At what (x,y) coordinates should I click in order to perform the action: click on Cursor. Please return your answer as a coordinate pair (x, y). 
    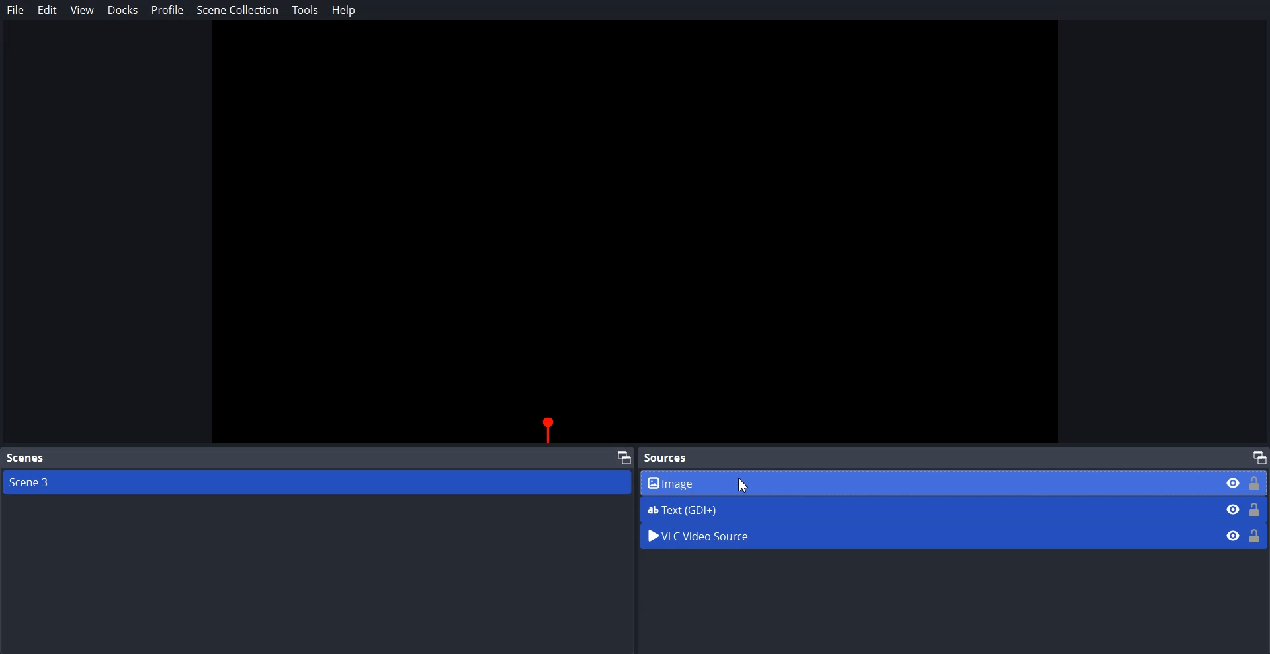
    Looking at the image, I should click on (745, 486).